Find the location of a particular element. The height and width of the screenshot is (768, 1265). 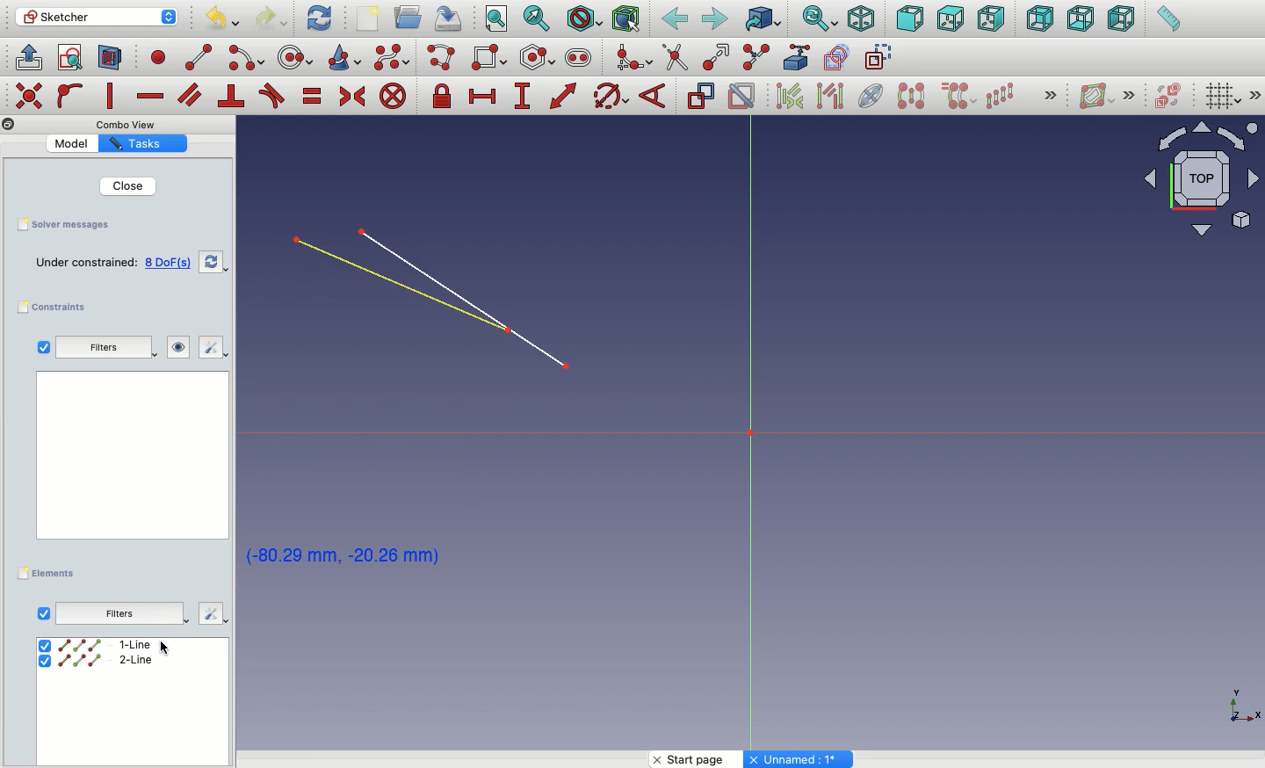

Constrain block is located at coordinates (393, 98).